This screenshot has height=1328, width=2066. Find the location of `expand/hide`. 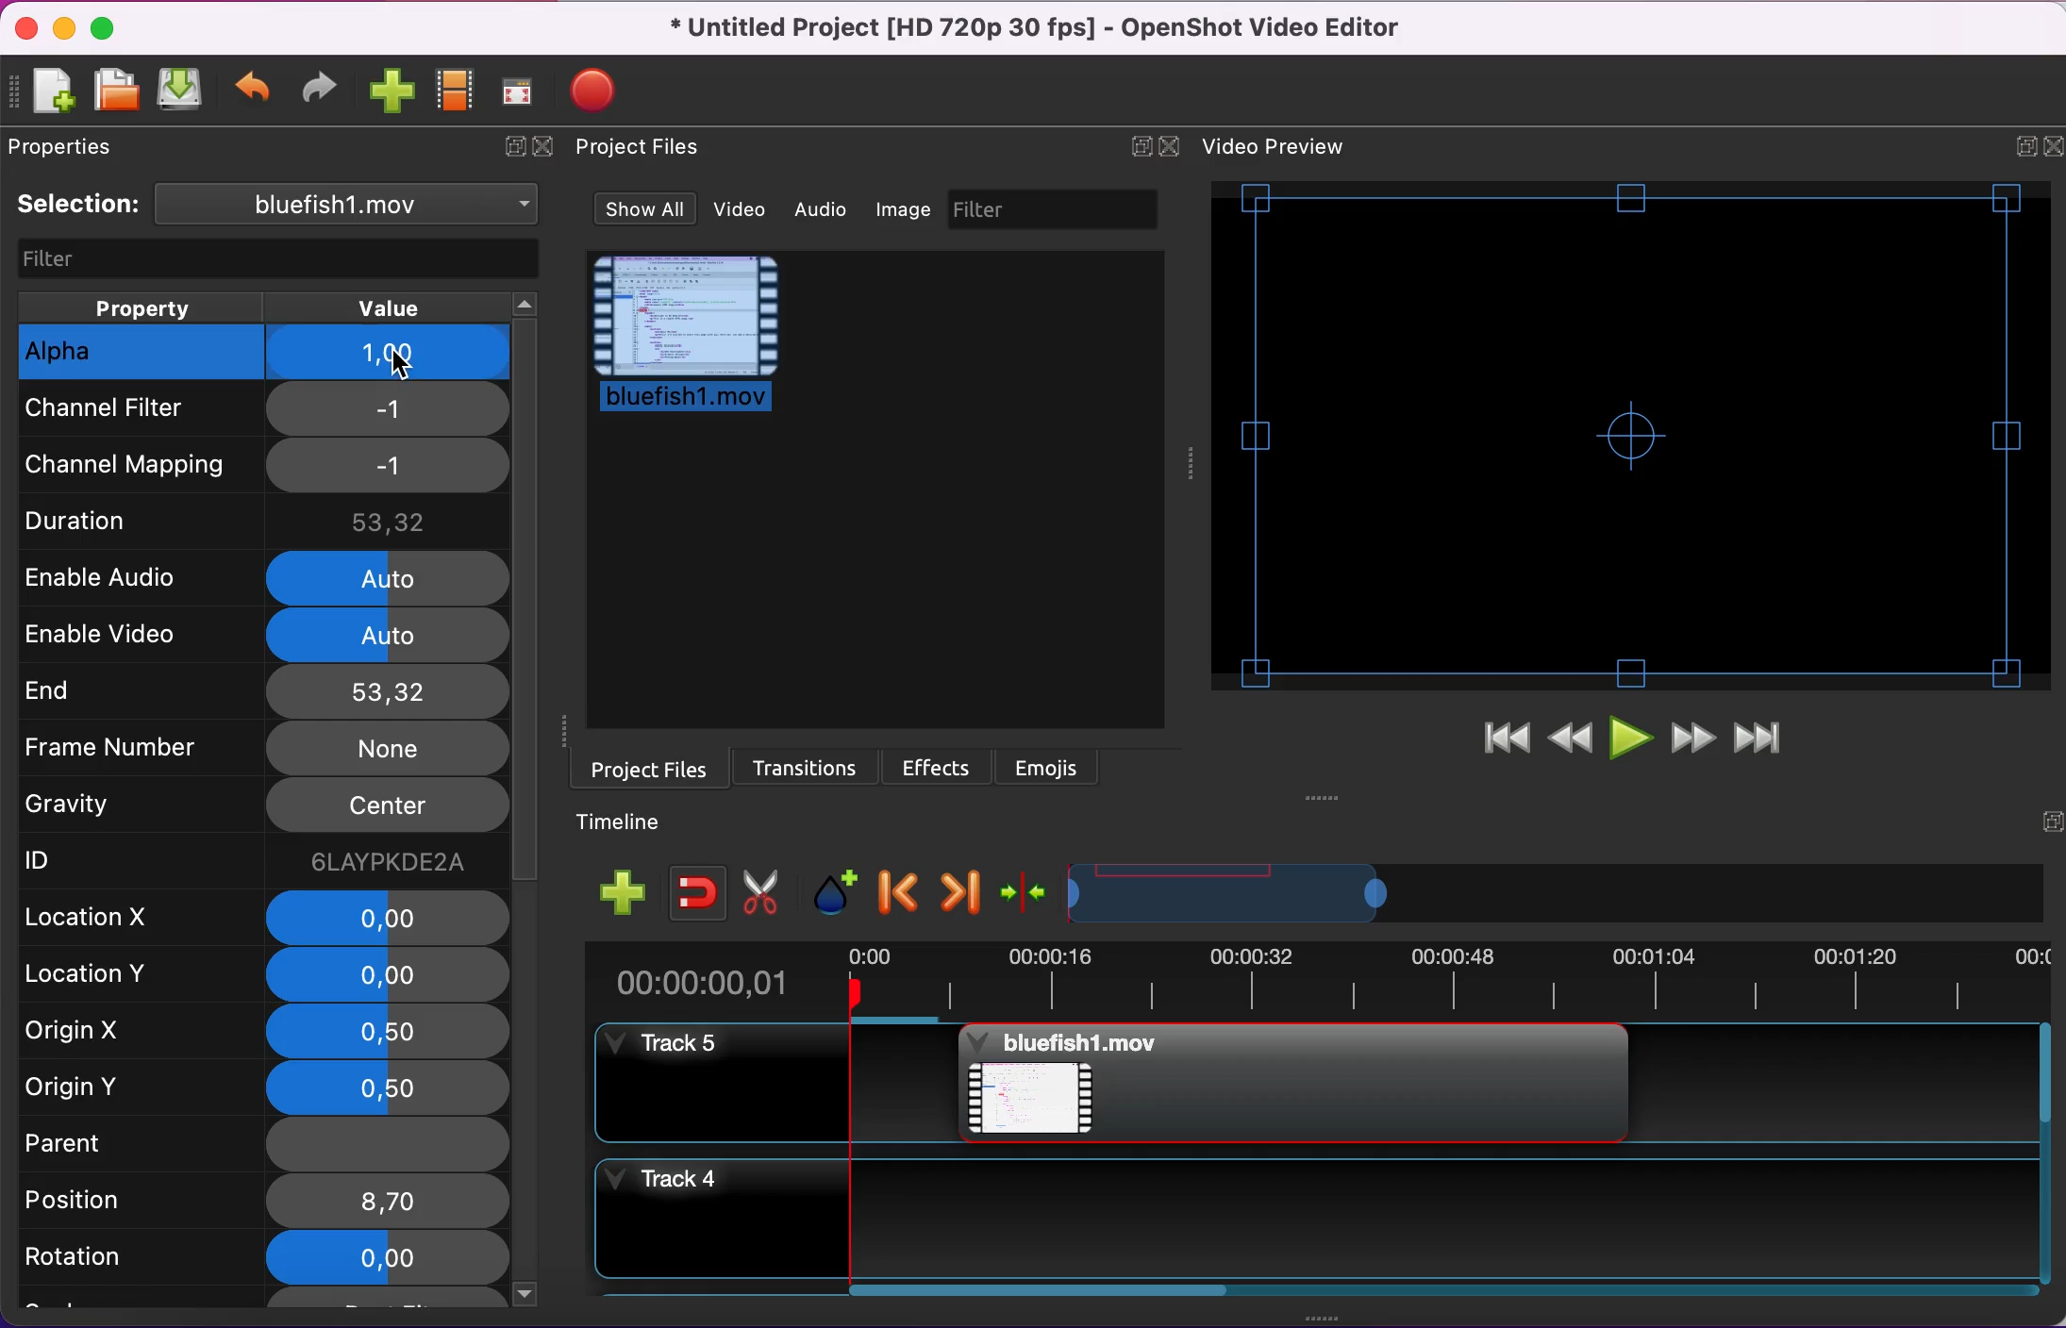

expand/hide is located at coordinates (514, 146).